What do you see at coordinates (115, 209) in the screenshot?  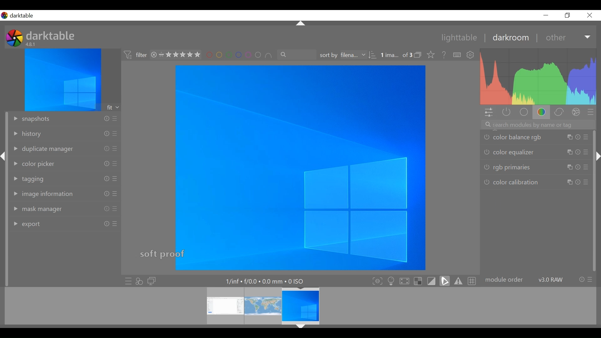 I see `presets` at bounding box center [115, 209].